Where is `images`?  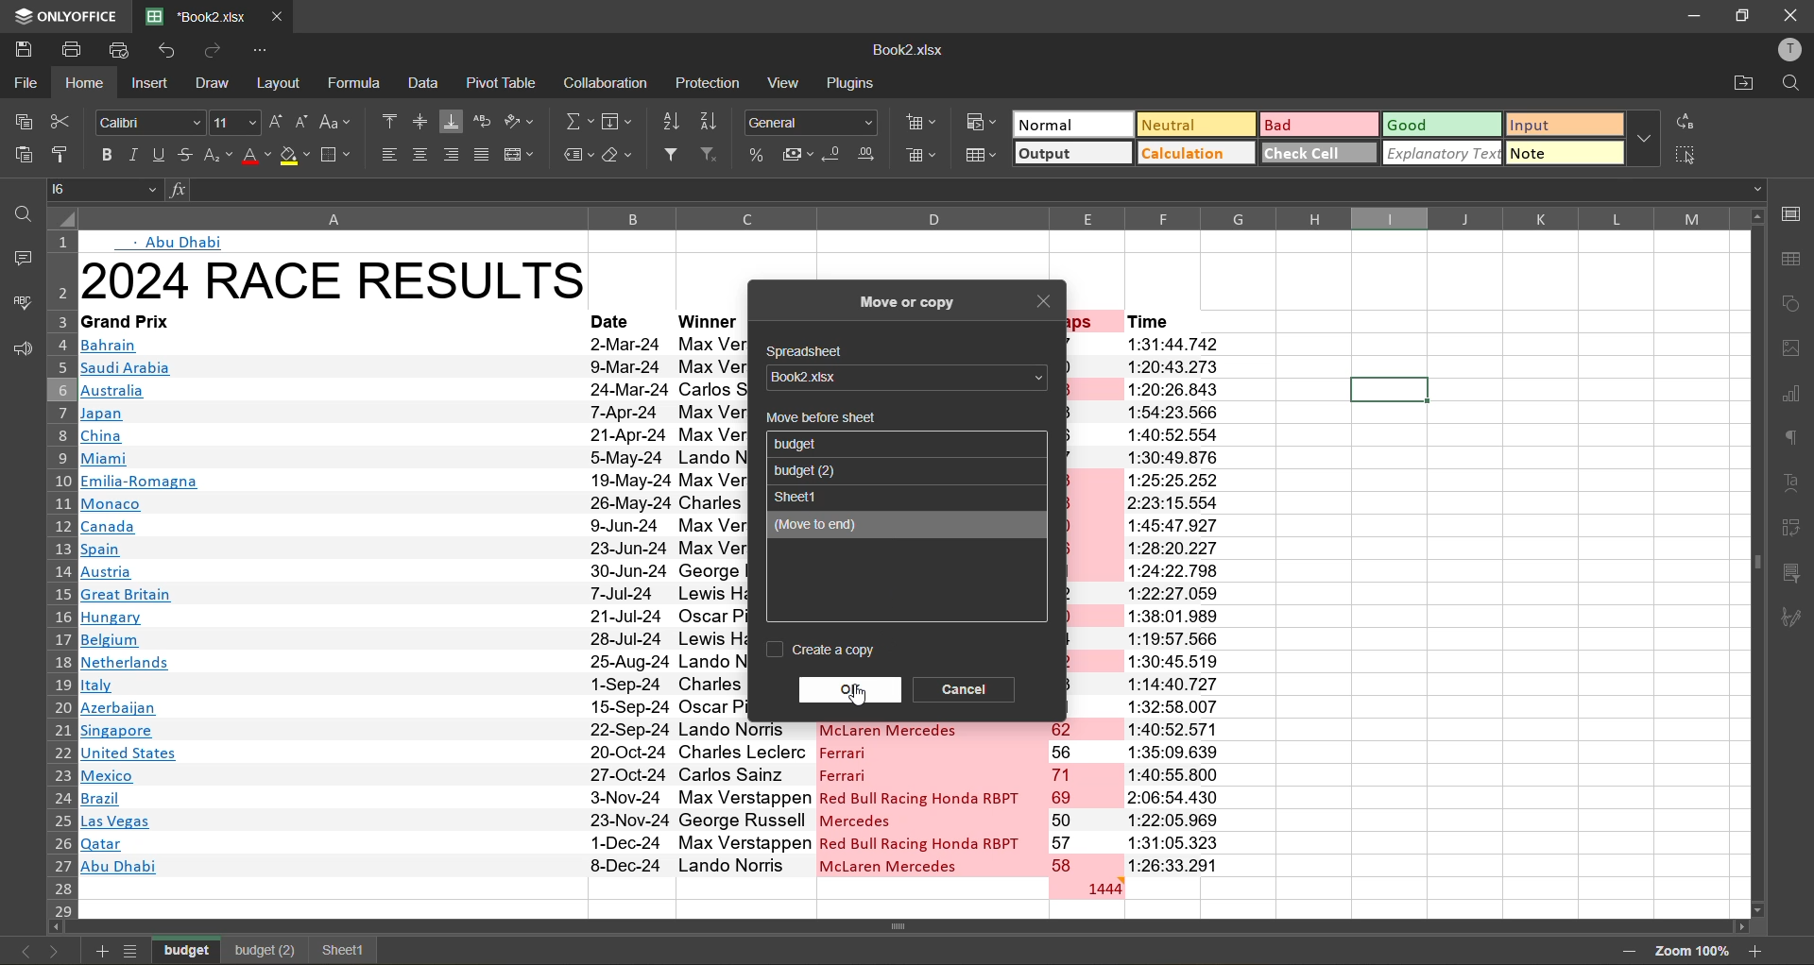
images is located at coordinates (1793, 351).